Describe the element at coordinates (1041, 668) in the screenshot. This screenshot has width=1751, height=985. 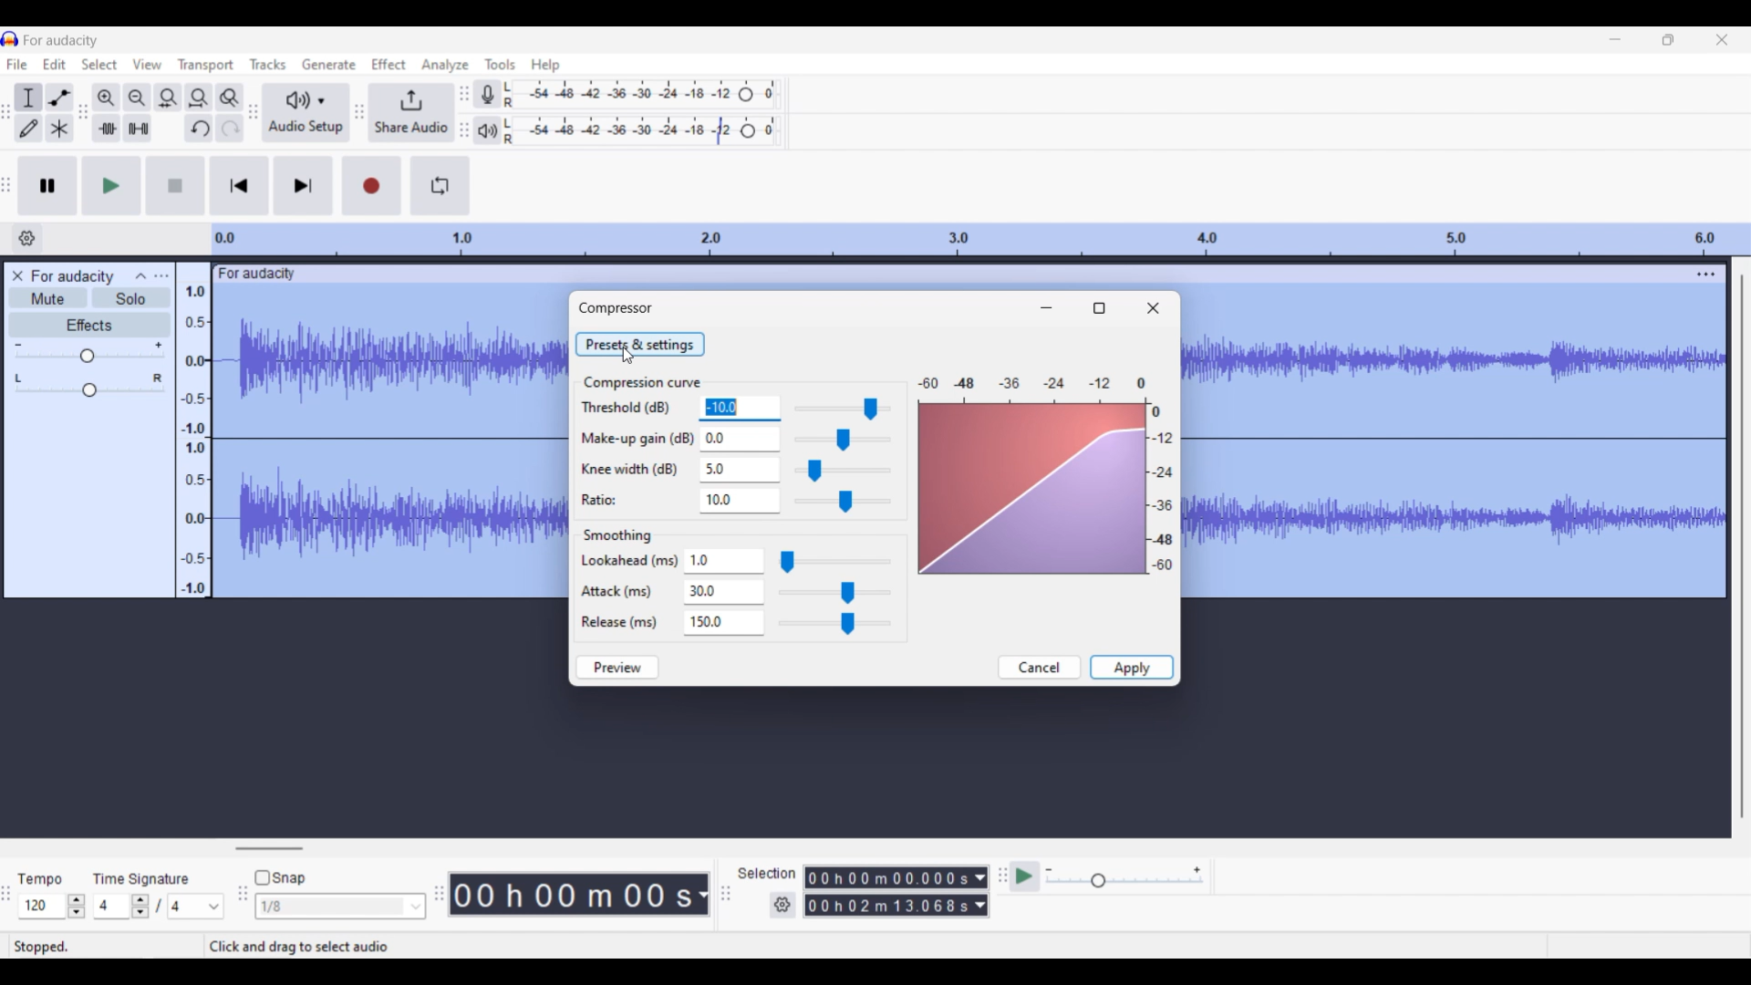
I see `Cancel` at that location.